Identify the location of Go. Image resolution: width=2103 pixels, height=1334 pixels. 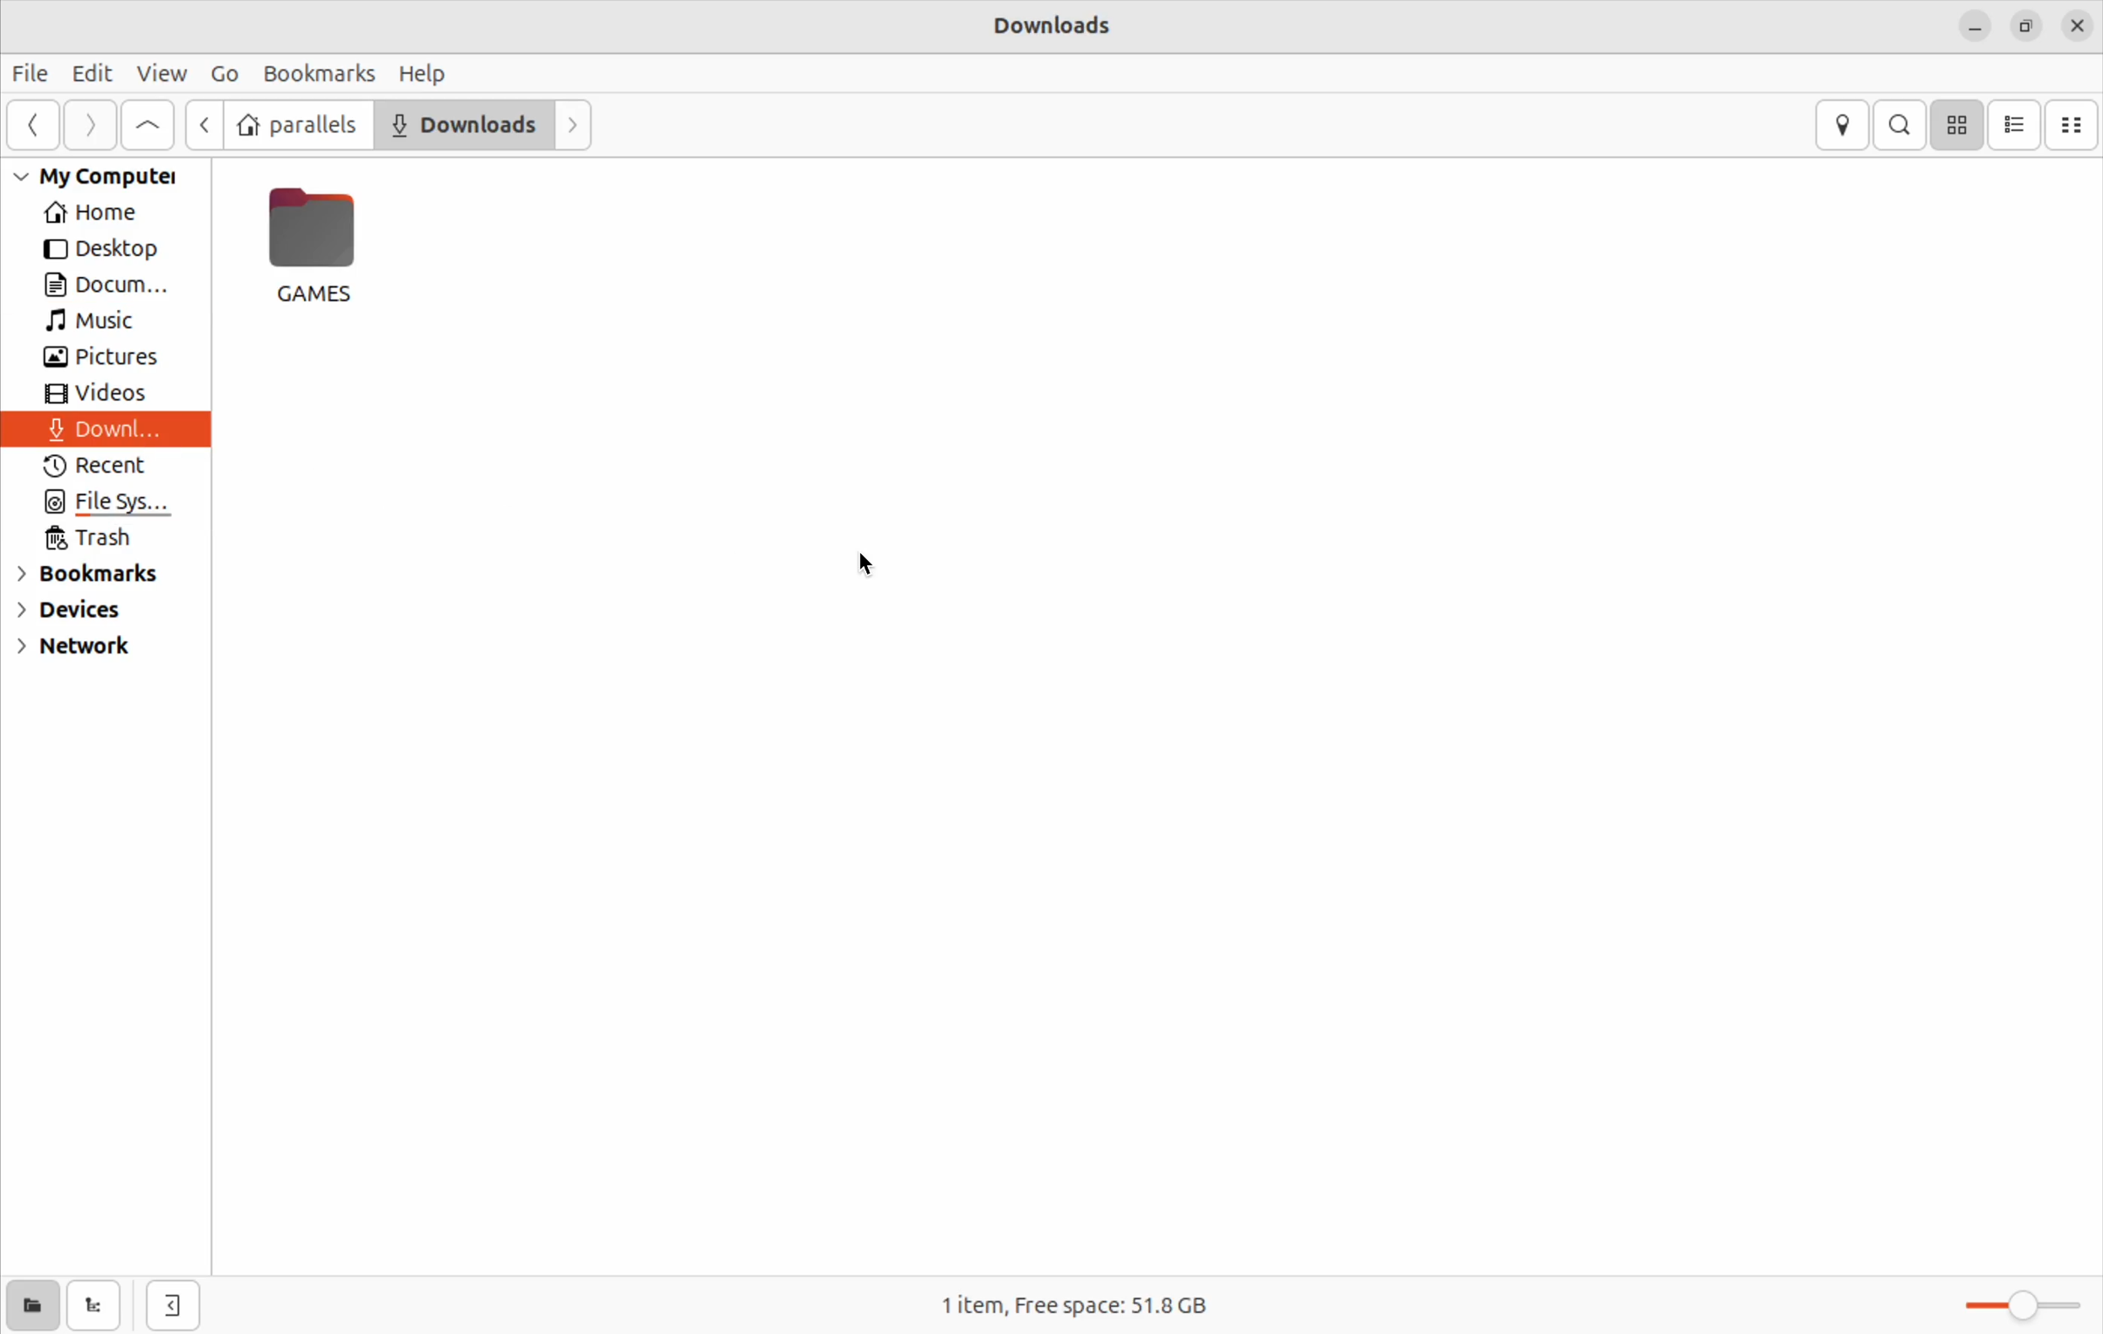
(229, 73).